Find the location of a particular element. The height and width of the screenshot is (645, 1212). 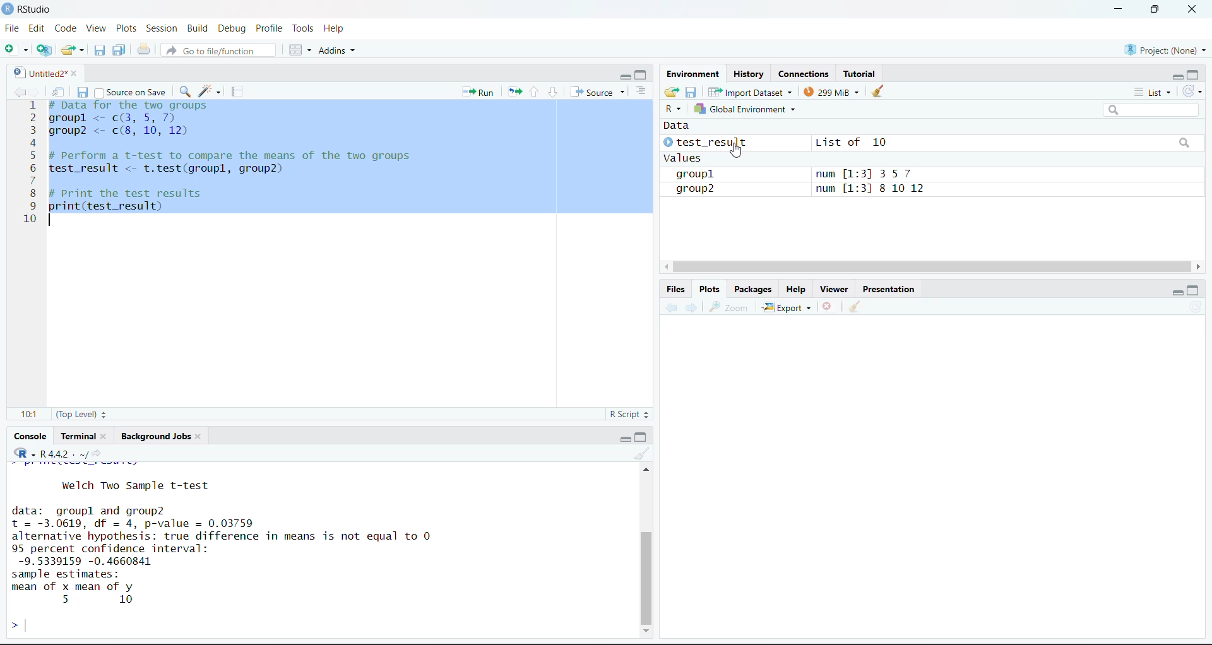

find/replace is located at coordinates (186, 91).